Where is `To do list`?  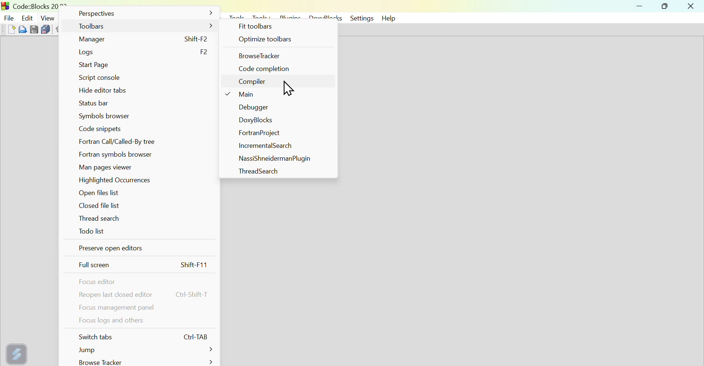 To do list is located at coordinates (93, 234).